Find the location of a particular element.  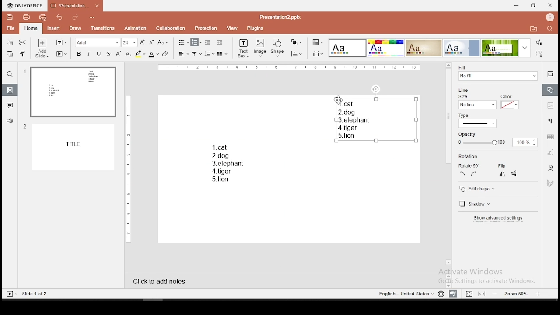

language is located at coordinates (440, 293).